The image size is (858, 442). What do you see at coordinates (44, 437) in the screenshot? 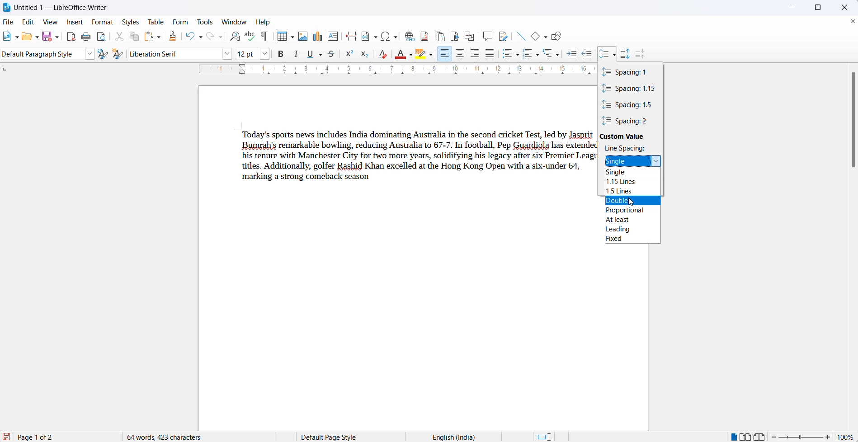
I see `current page` at bounding box center [44, 437].